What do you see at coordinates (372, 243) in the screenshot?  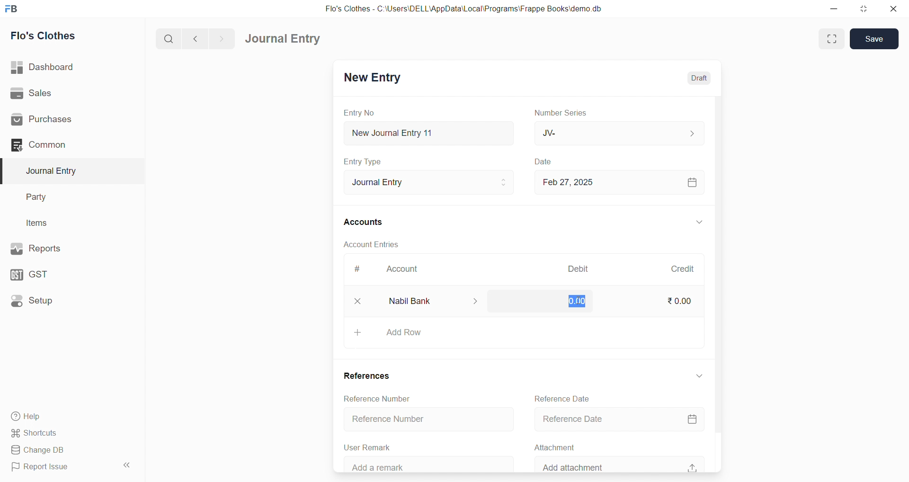 I see `Account Entries` at bounding box center [372, 243].